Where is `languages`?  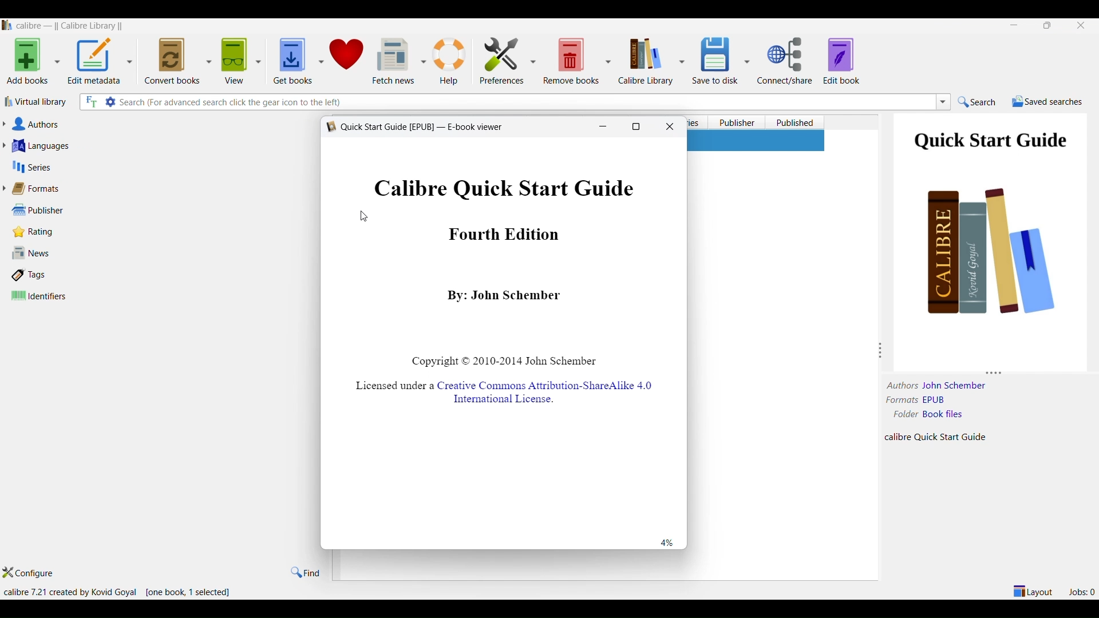 languages is located at coordinates (157, 144).